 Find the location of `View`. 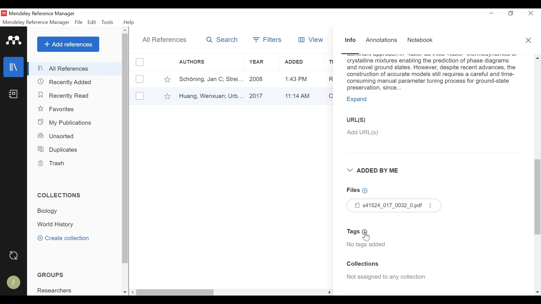

View is located at coordinates (311, 39).